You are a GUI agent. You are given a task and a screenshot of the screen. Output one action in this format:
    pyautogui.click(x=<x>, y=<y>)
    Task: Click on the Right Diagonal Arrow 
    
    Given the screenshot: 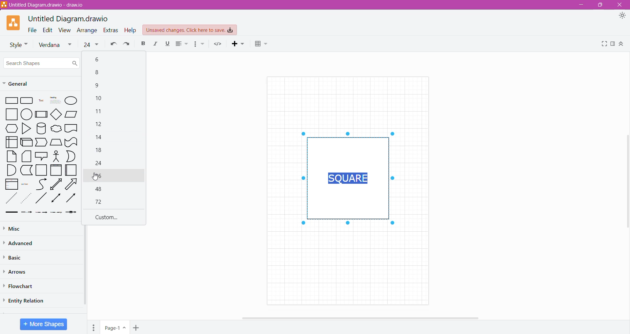 What is the action you would take?
    pyautogui.click(x=72, y=184)
    